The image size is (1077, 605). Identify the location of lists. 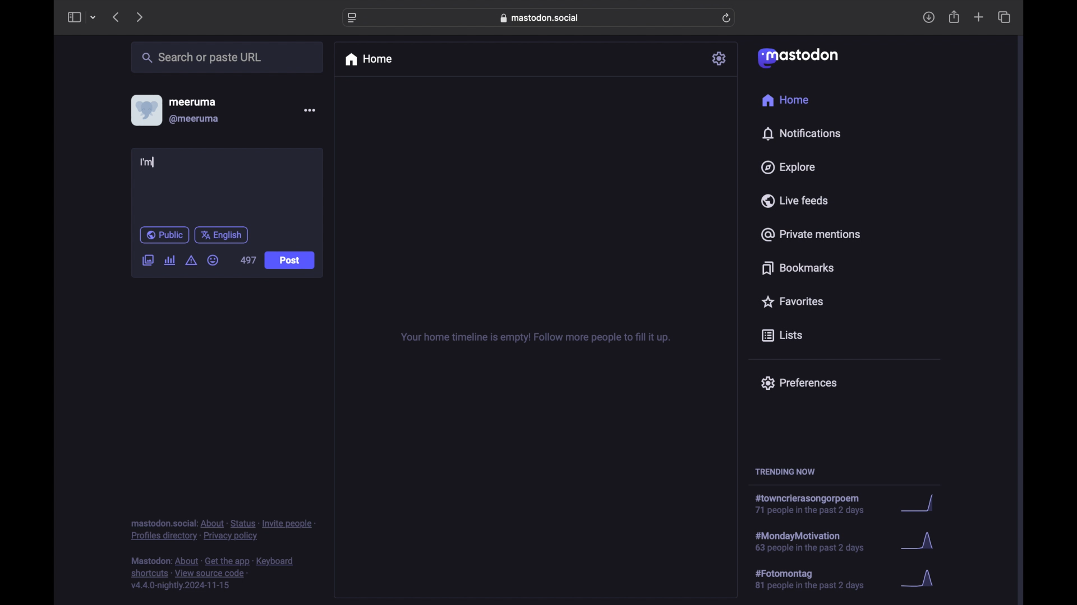
(782, 336).